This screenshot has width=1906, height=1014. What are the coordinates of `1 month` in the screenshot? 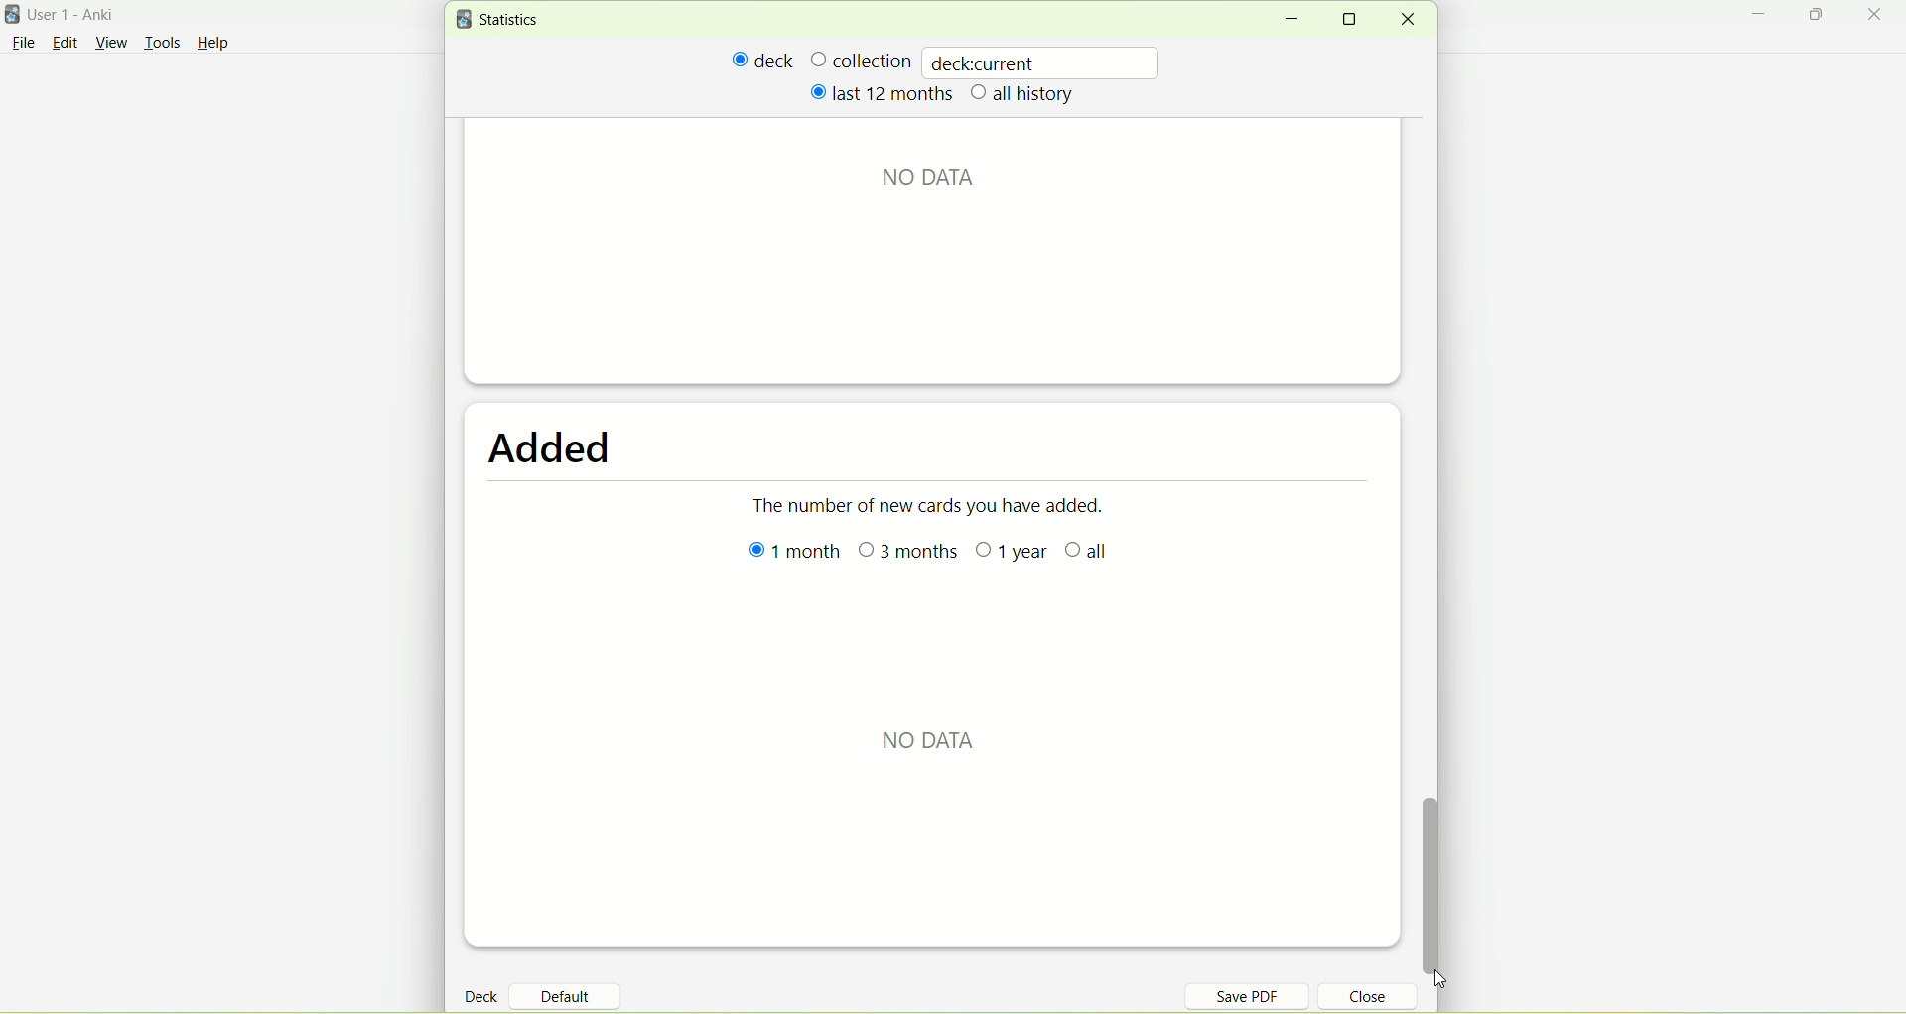 It's located at (787, 558).